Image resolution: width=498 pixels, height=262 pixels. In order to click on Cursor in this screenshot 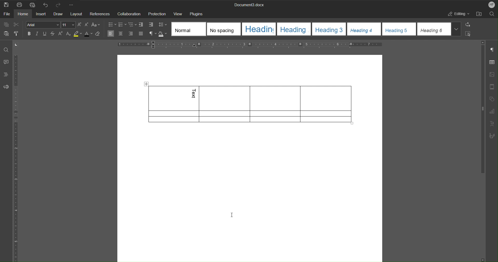, I will do `click(232, 215)`.